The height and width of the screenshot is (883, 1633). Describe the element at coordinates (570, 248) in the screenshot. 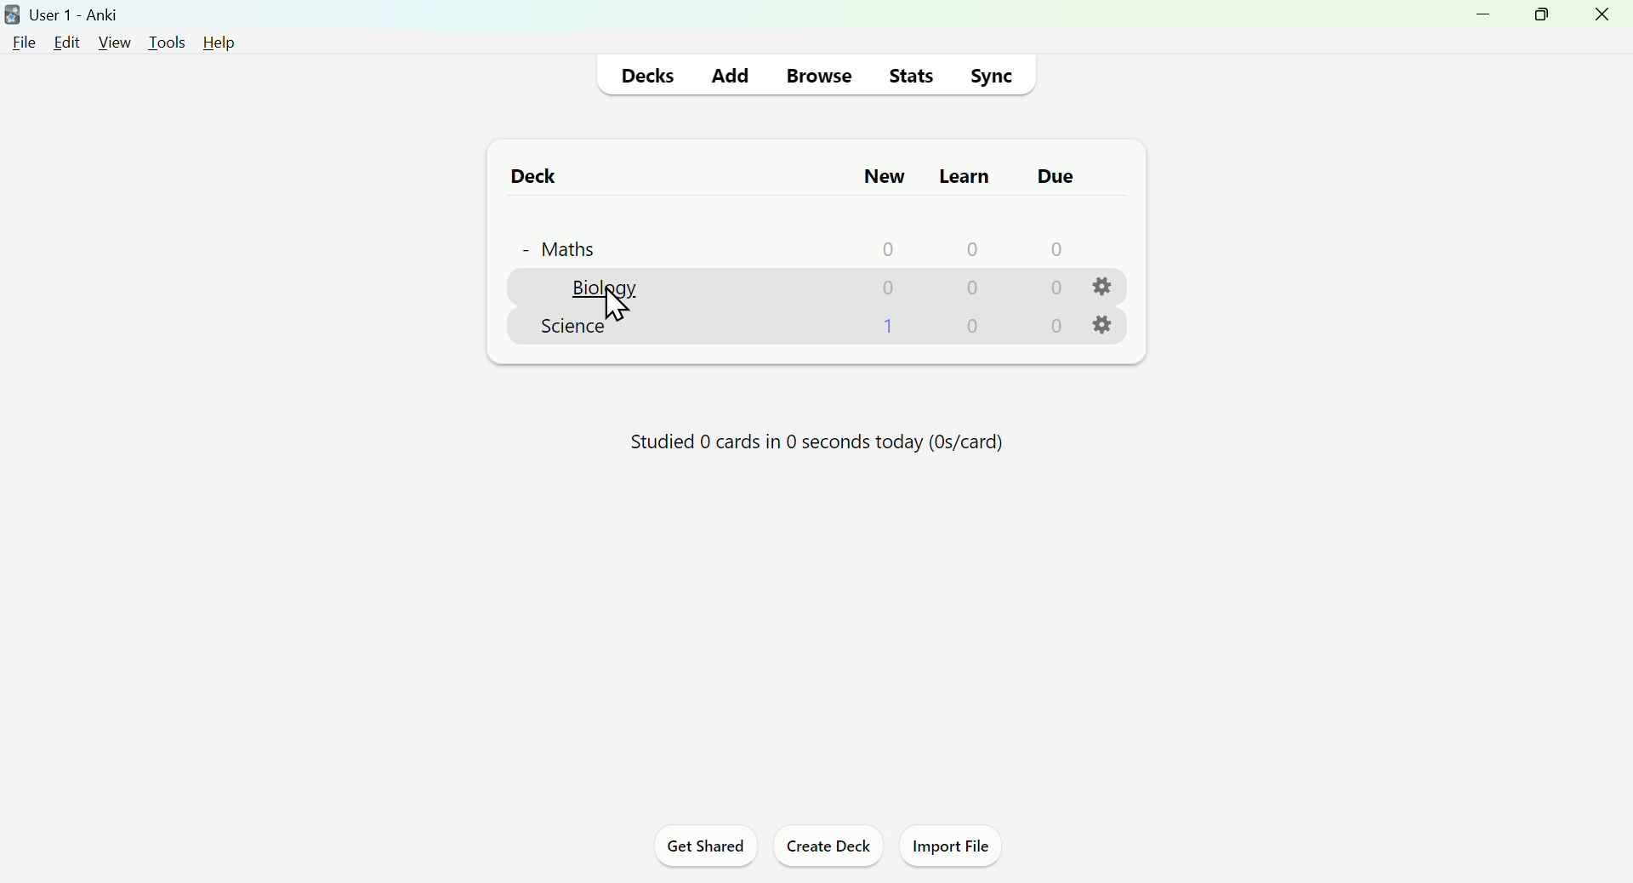

I see `+ Maths` at that location.